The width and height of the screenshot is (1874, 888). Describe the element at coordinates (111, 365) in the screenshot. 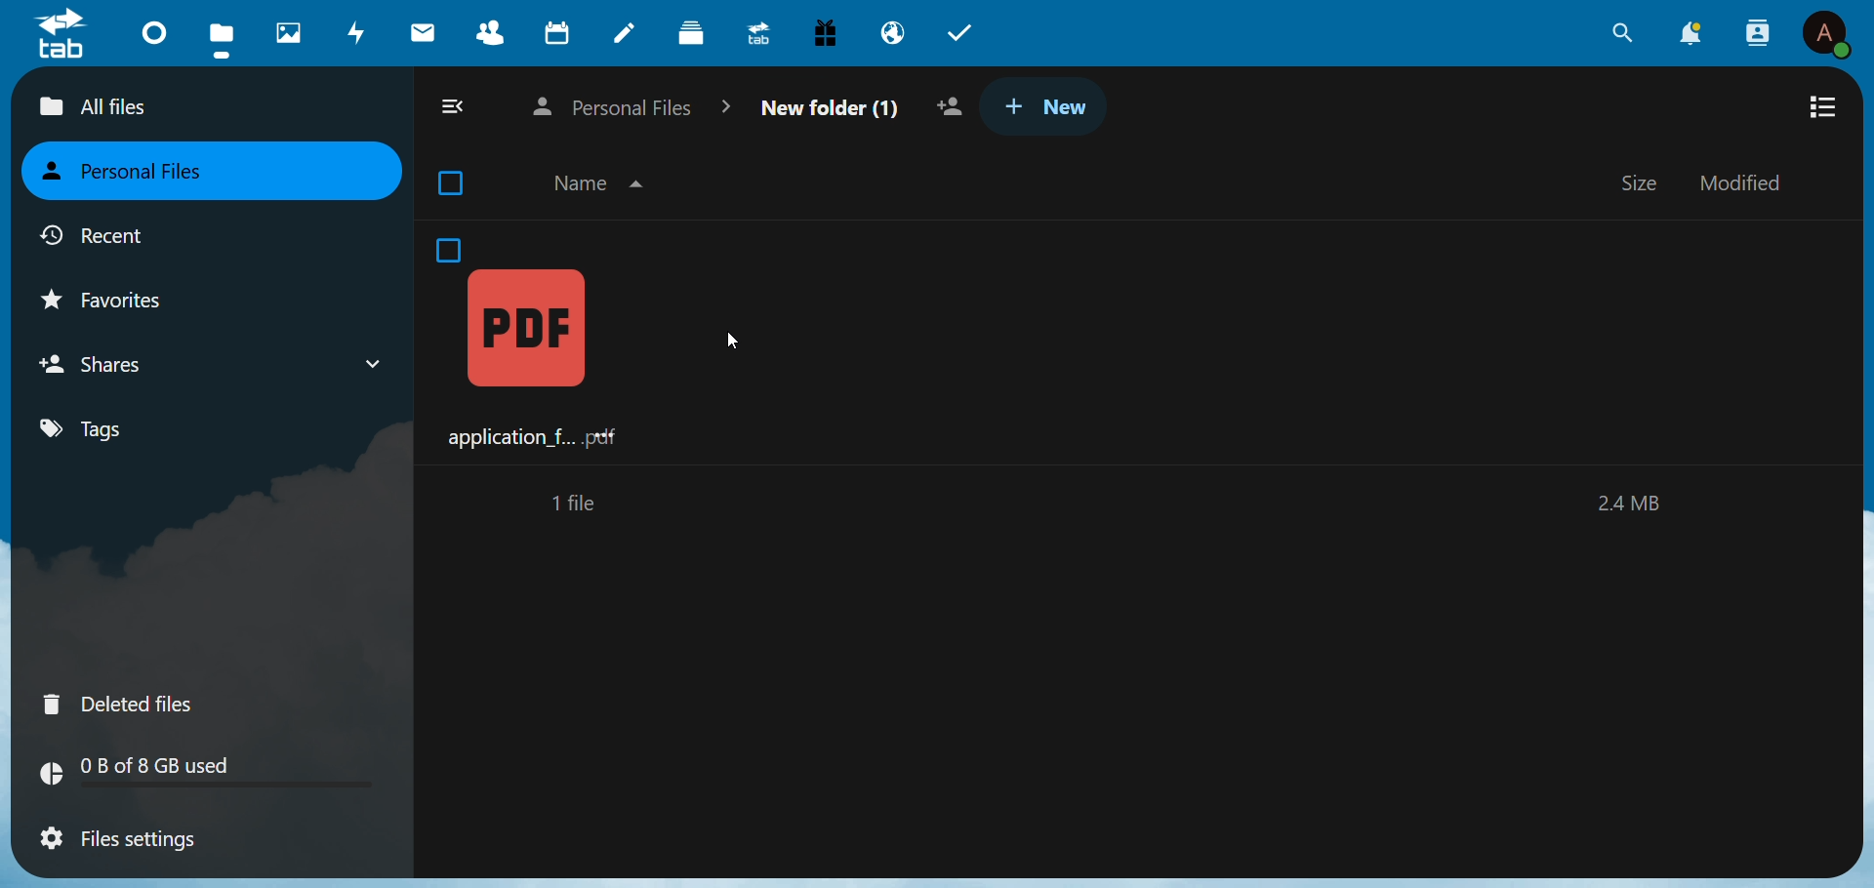

I see `shares` at that location.